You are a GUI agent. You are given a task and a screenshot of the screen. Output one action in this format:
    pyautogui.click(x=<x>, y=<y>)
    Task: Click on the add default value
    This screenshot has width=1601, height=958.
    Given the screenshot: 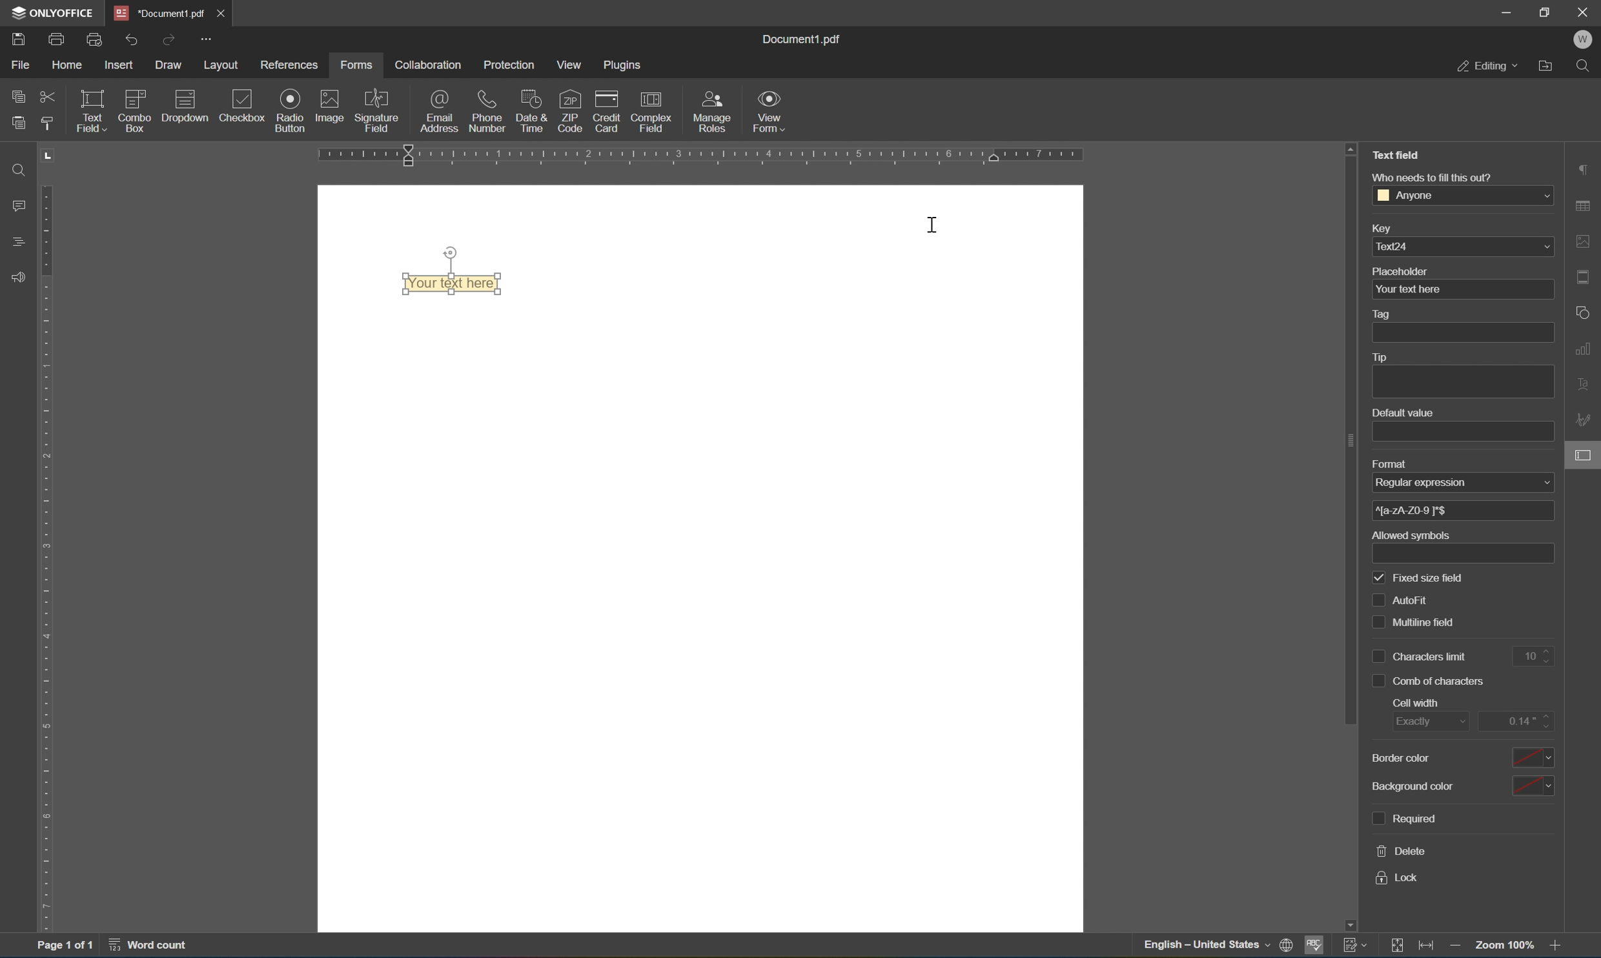 What is the action you would take?
    pyautogui.click(x=1463, y=433)
    